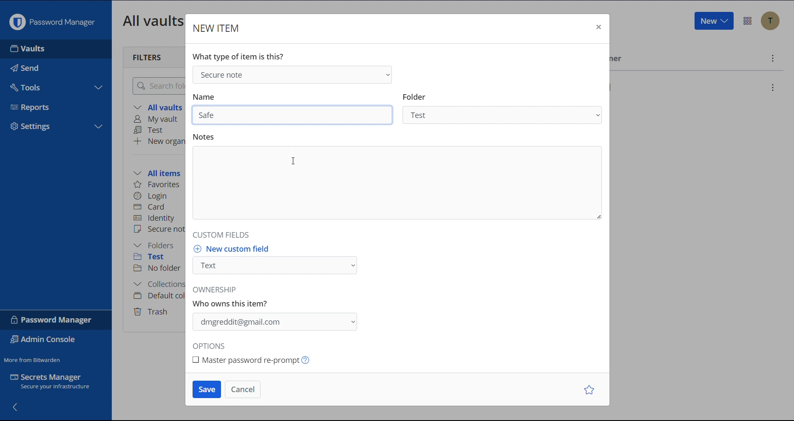 Image resolution: width=794 pixels, height=421 pixels. I want to click on folder, so click(414, 96).